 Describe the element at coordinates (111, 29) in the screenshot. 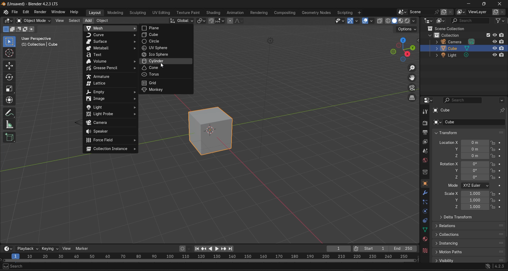

I see `mesh` at that location.